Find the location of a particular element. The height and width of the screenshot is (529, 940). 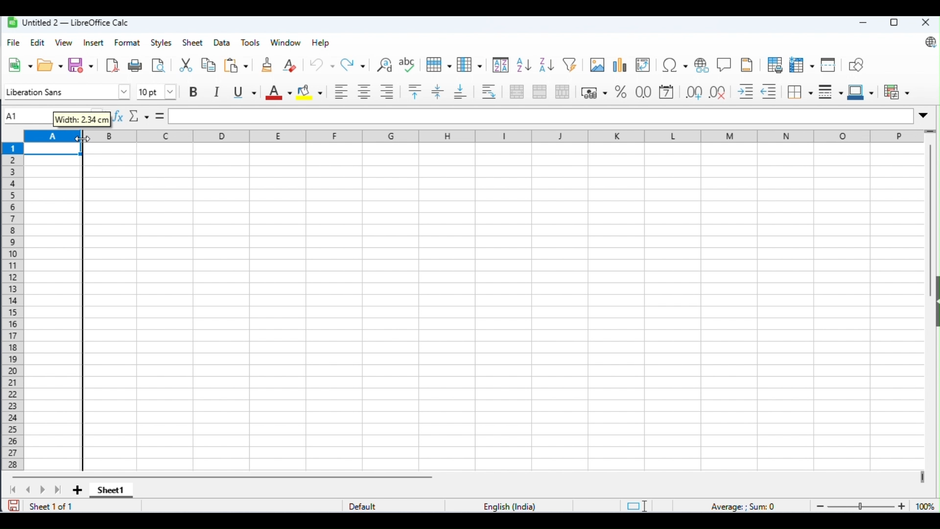

unmerge cells is located at coordinates (563, 91).